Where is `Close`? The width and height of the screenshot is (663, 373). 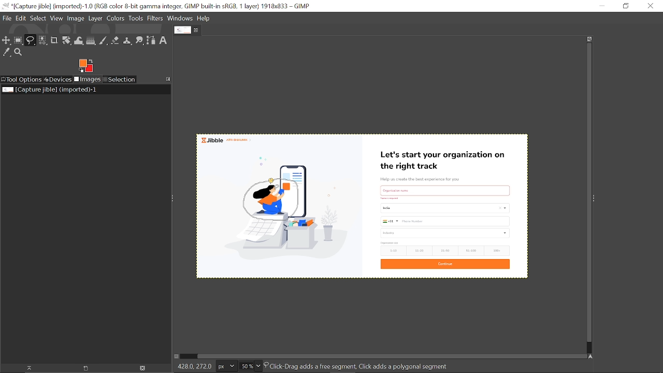 Close is located at coordinates (651, 6).